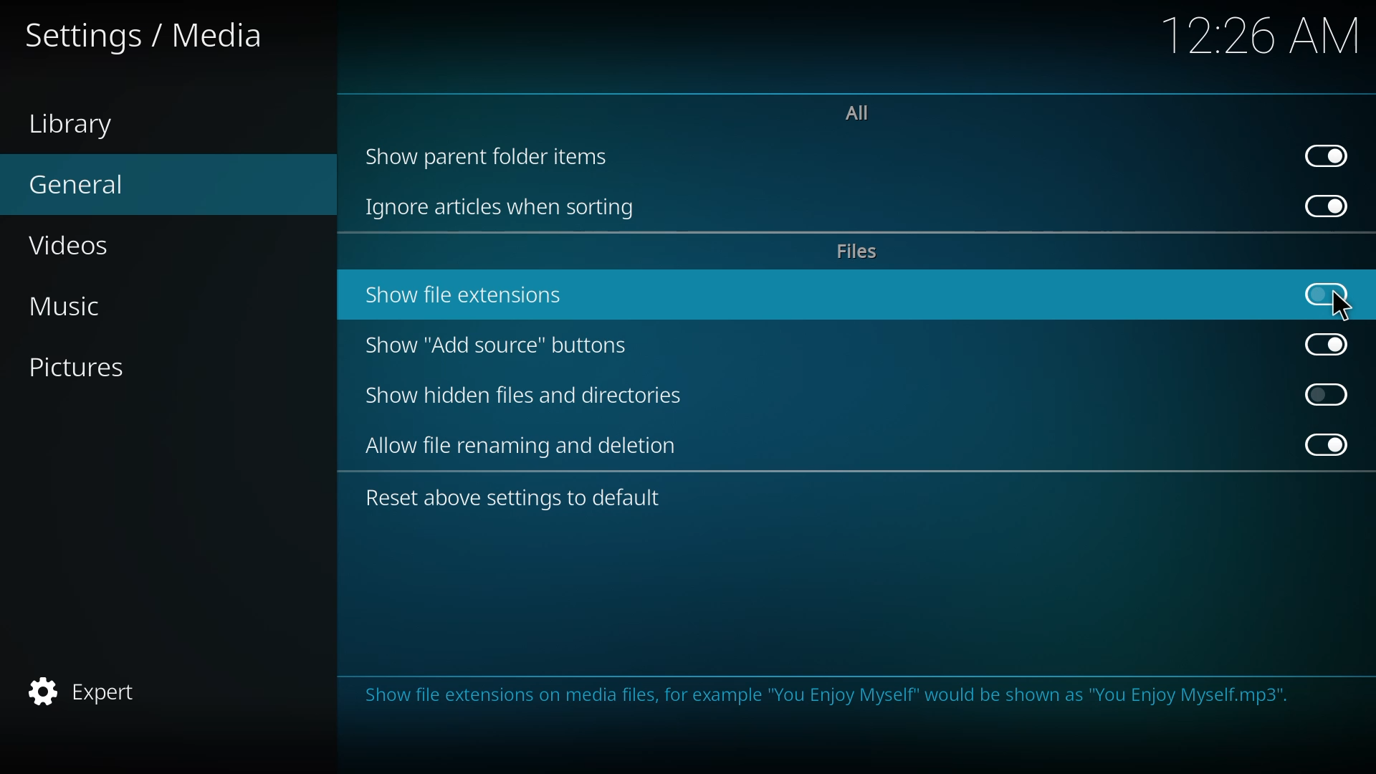  Describe the element at coordinates (1342, 306) in the screenshot. I see `cursor` at that location.